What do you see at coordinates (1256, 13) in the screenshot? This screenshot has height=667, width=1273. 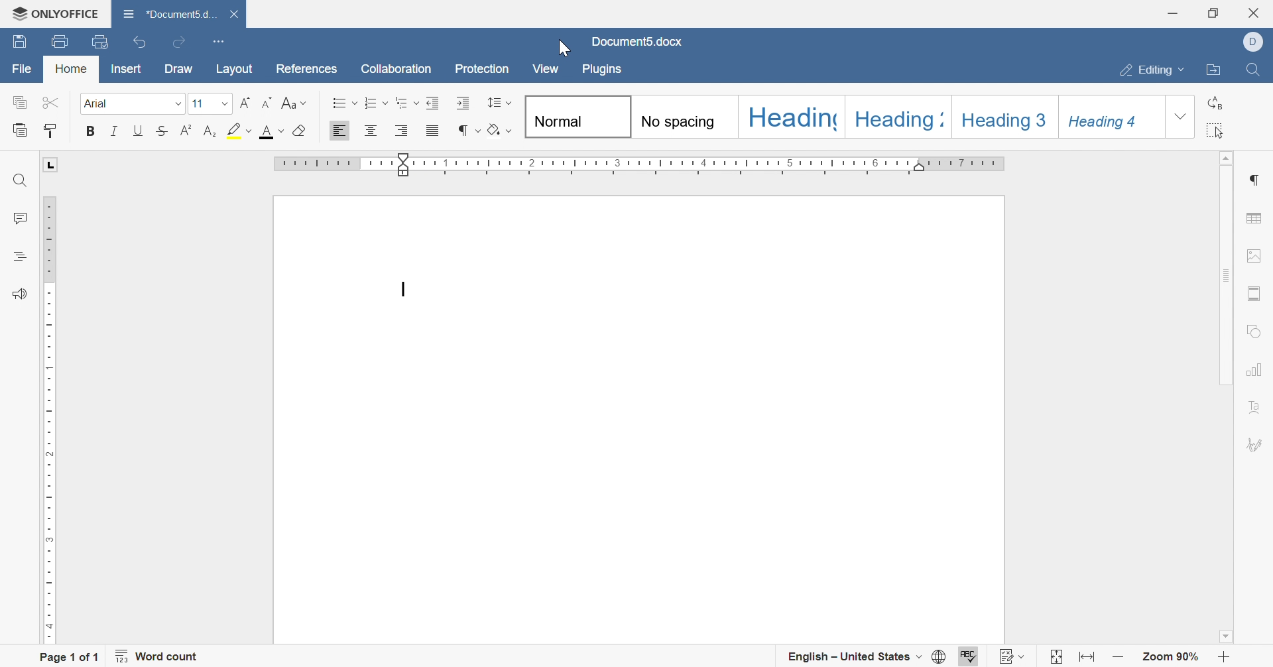 I see `close` at bounding box center [1256, 13].